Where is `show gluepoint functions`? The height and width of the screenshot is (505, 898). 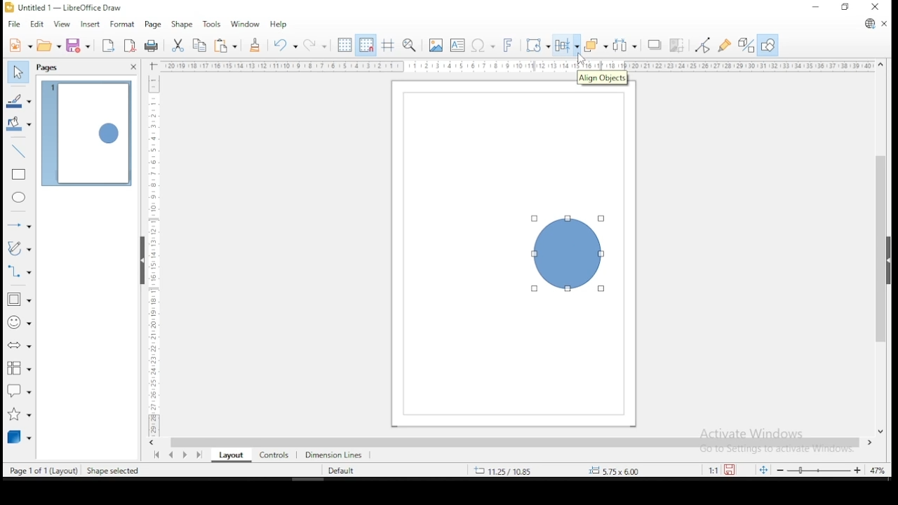 show gluepoint functions is located at coordinates (725, 46).